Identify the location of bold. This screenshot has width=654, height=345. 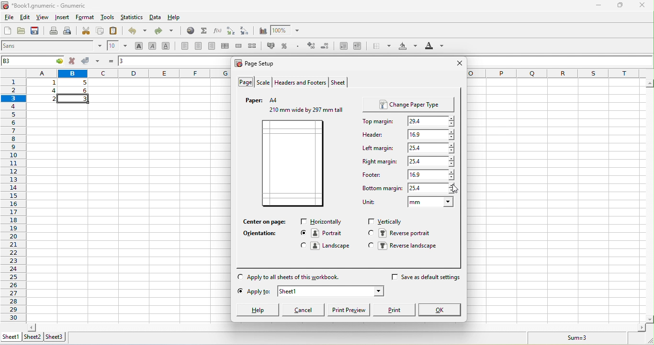
(137, 46).